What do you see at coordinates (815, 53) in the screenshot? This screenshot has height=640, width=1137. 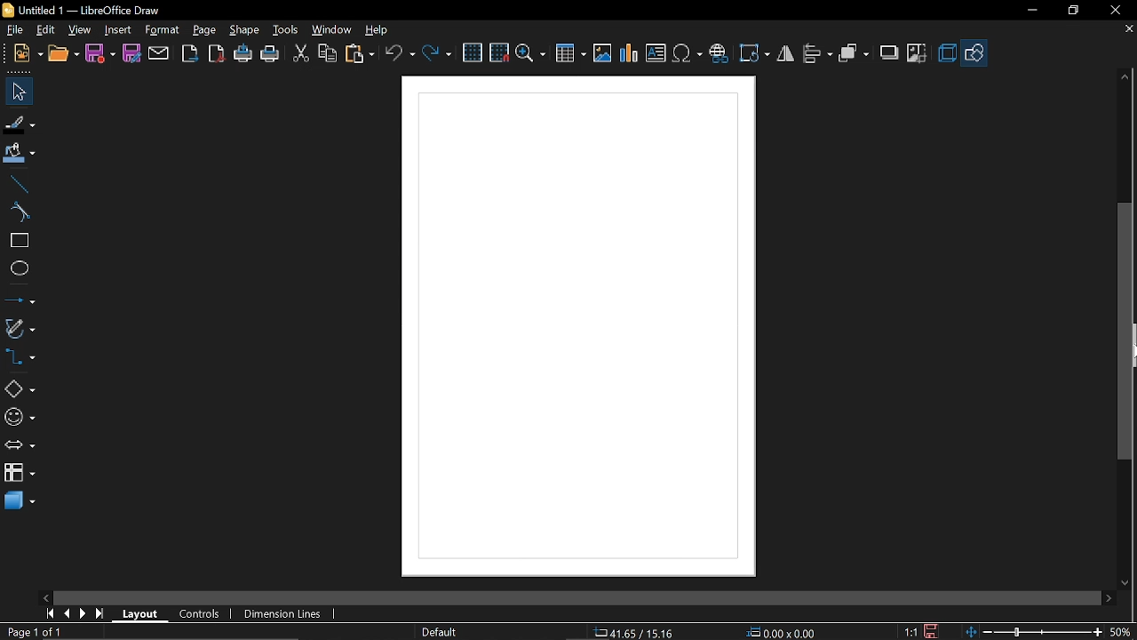 I see `align` at bounding box center [815, 53].